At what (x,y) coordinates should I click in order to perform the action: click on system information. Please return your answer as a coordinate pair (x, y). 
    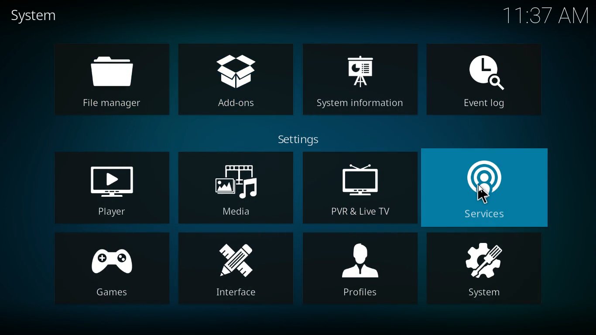
    Looking at the image, I should click on (361, 79).